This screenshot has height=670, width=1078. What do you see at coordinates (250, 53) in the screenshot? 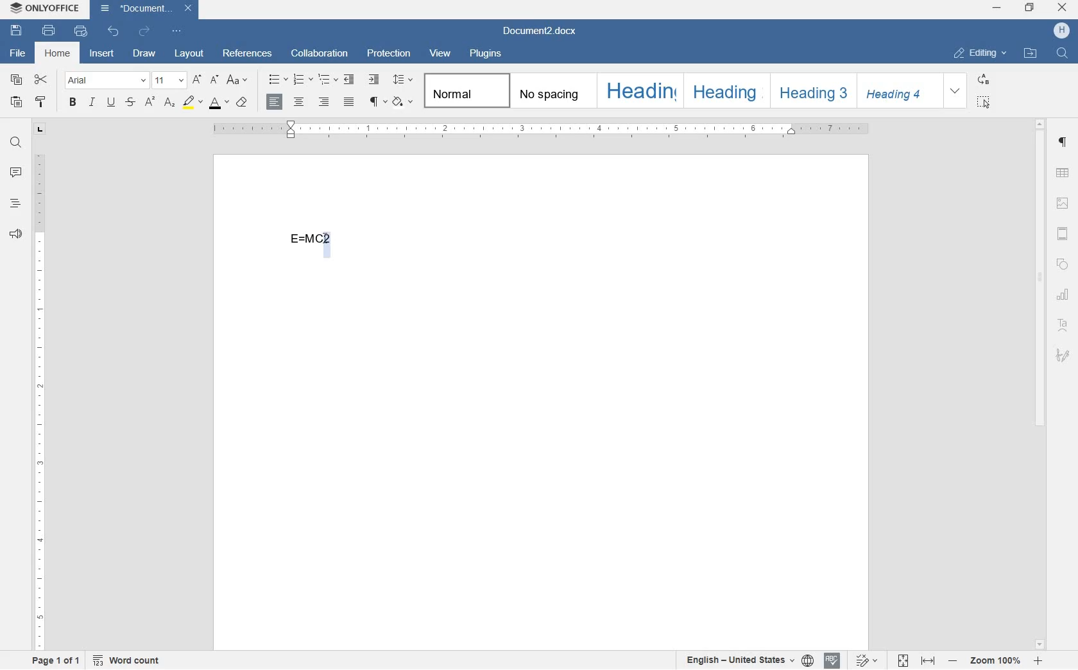
I see `references` at bounding box center [250, 53].